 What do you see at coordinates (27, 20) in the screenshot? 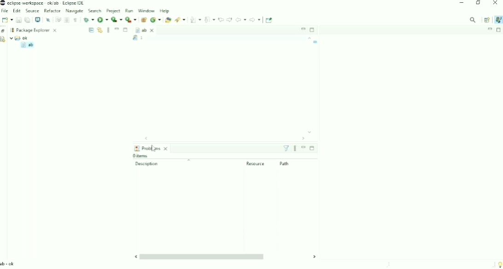
I see `Save All` at bounding box center [27, 20].